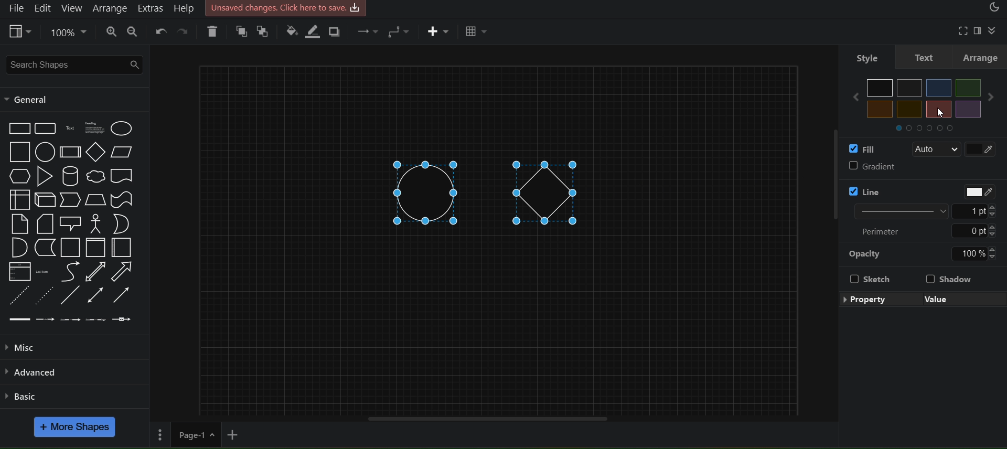 This screenshot has height=449, width=1007. Describe the element at coordinates (95, 319) in the screenshot. I see `Connector with 3 labels` at that location.